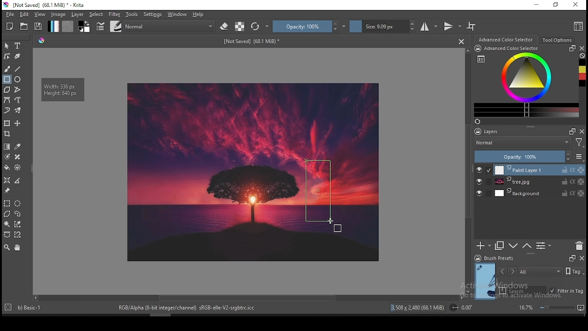 The width and height of the screenshot is (588, 331). I want to click on smart patch tool, so click(17, 157).